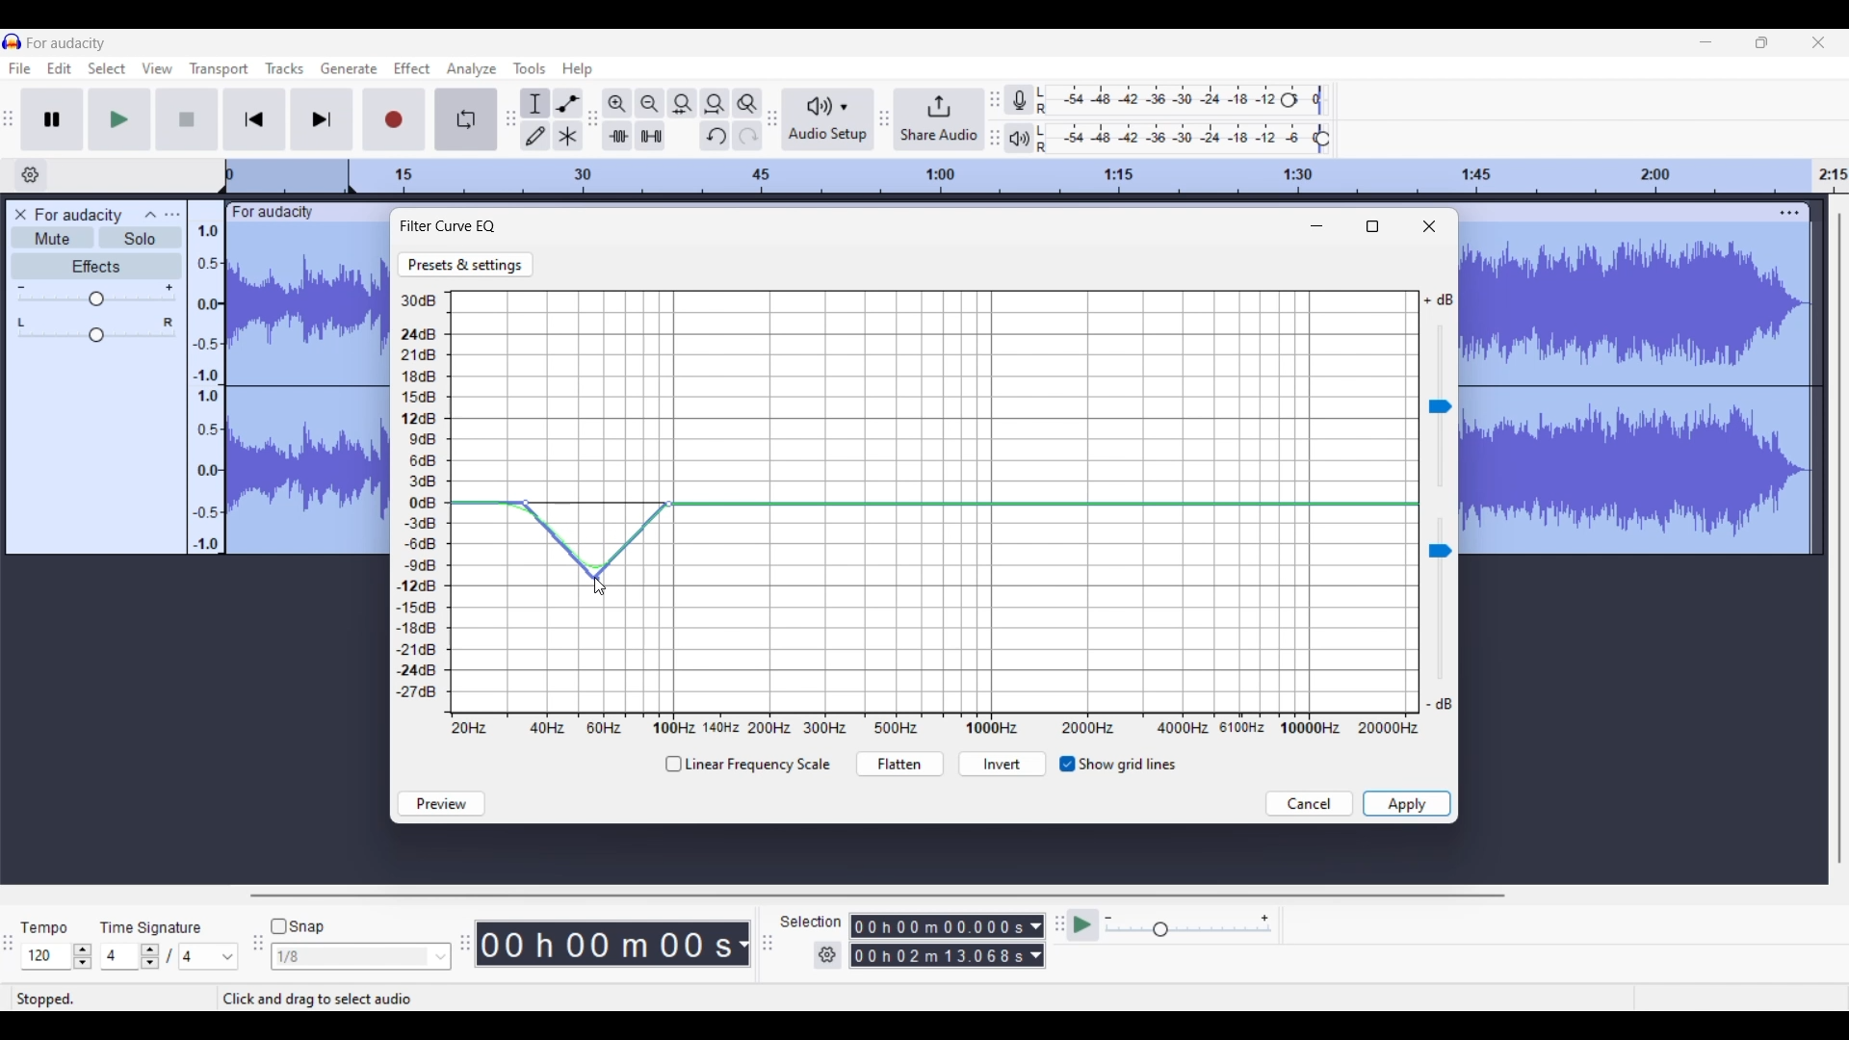 Image resolution: width=1849 pixels, height=1040 pixels. What do you see at coordinates (1084, 925) in the screenshot?
I see `Play-at-speed/Play-at-speed once` at bounding box center [1084, 925].